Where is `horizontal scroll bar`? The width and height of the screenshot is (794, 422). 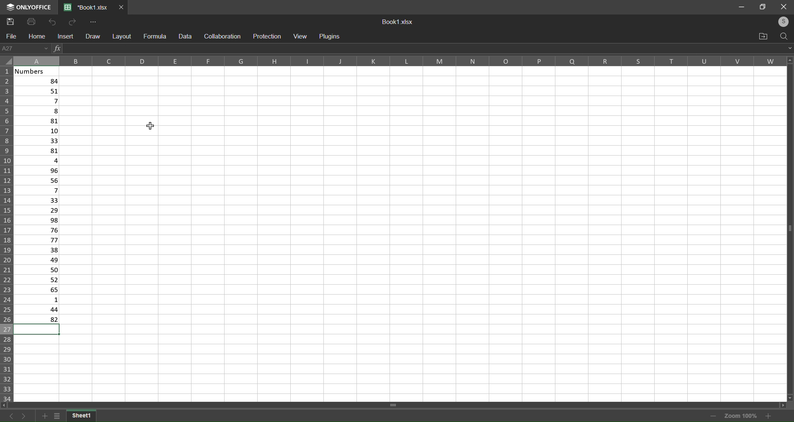
horizontal scroll bar is located at coordinates (395, 405).